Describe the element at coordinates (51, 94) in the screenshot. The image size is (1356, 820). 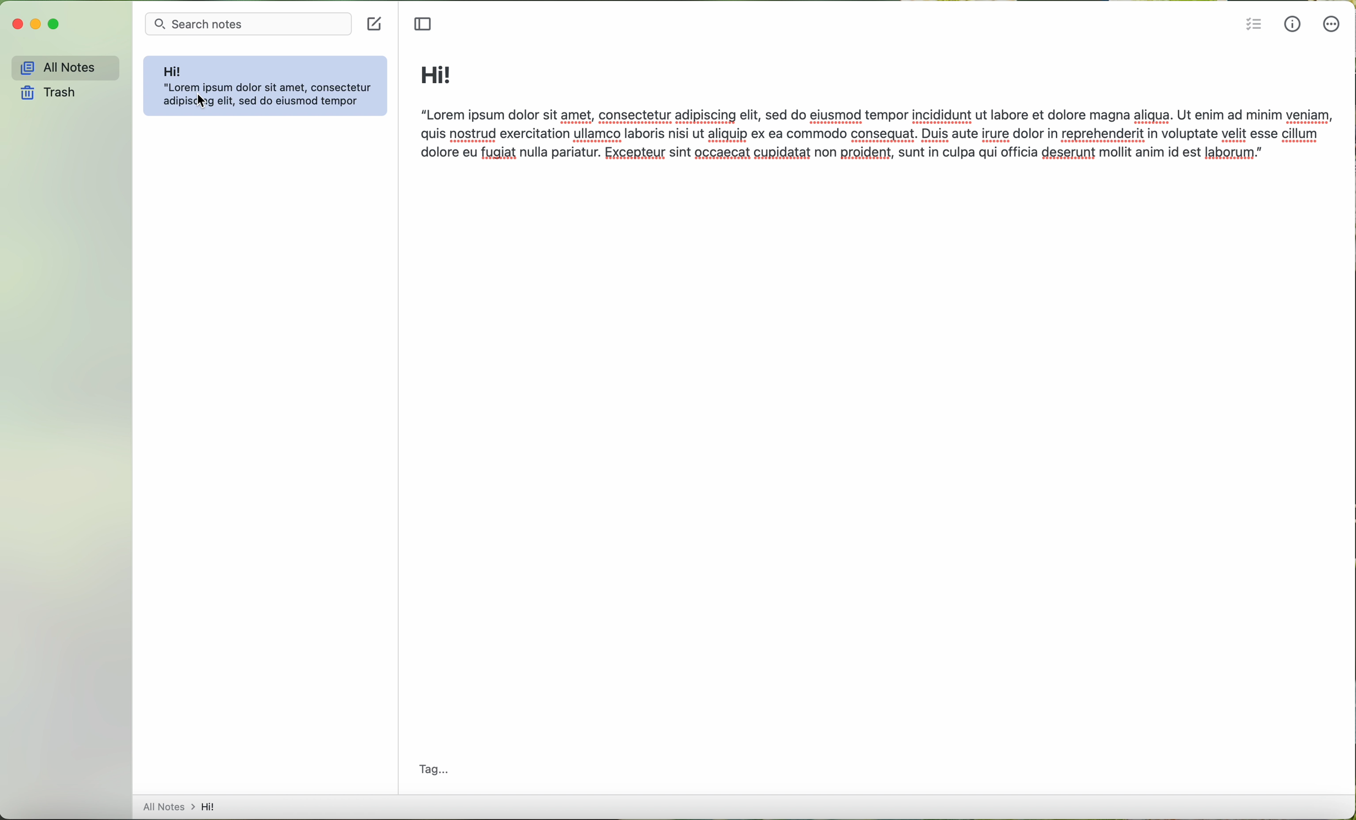
I see `trash` at that location.